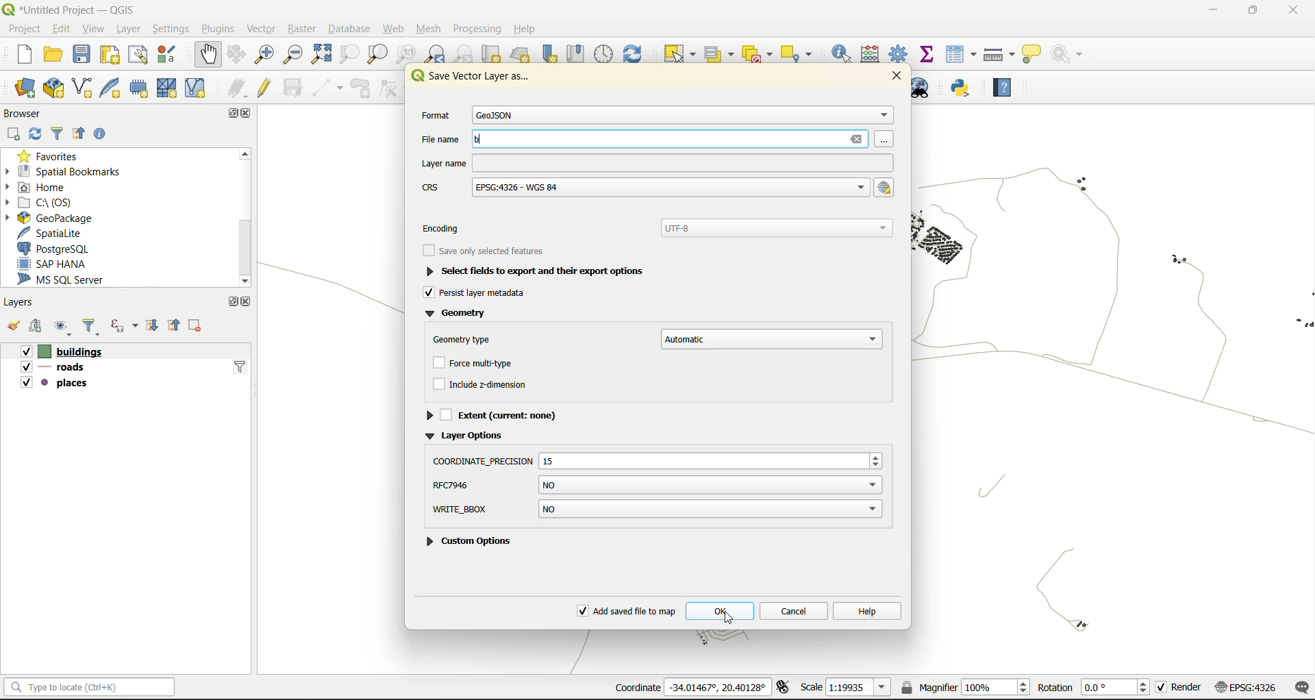 This screenshot has width=1315, height=700. Describe the element at coordinates (661, 227) in the screenshot. I see `encoding` at that location.